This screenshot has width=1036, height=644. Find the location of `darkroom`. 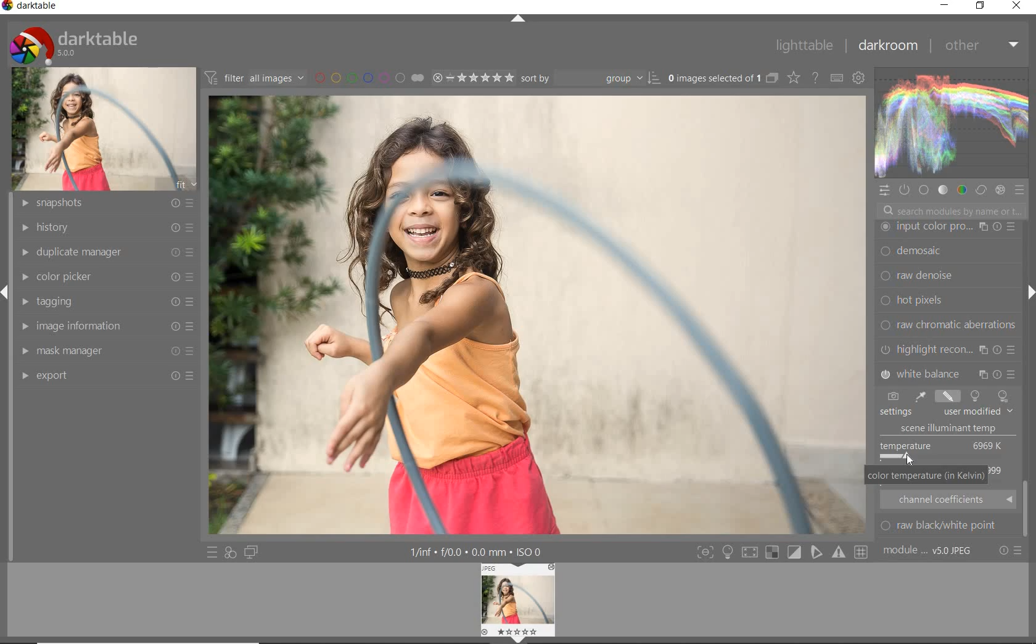

darkroom is located at coordinates (890, 46).